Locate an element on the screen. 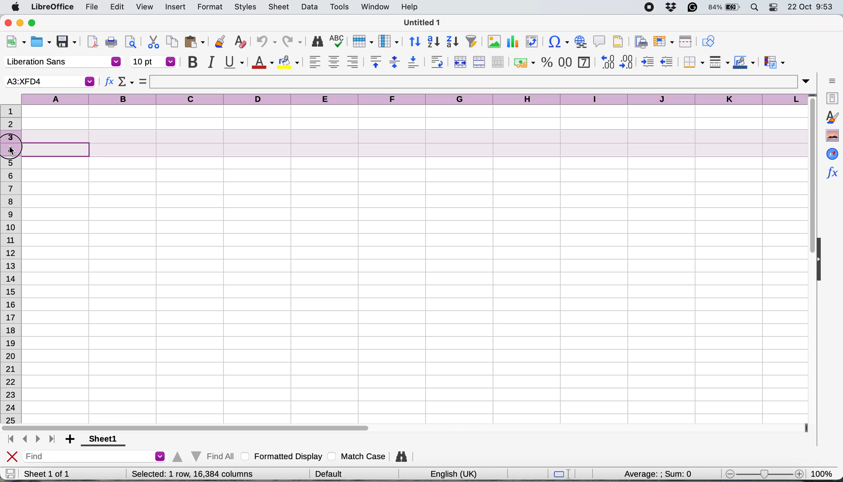  autofilter is located at coordinates (471, 42).